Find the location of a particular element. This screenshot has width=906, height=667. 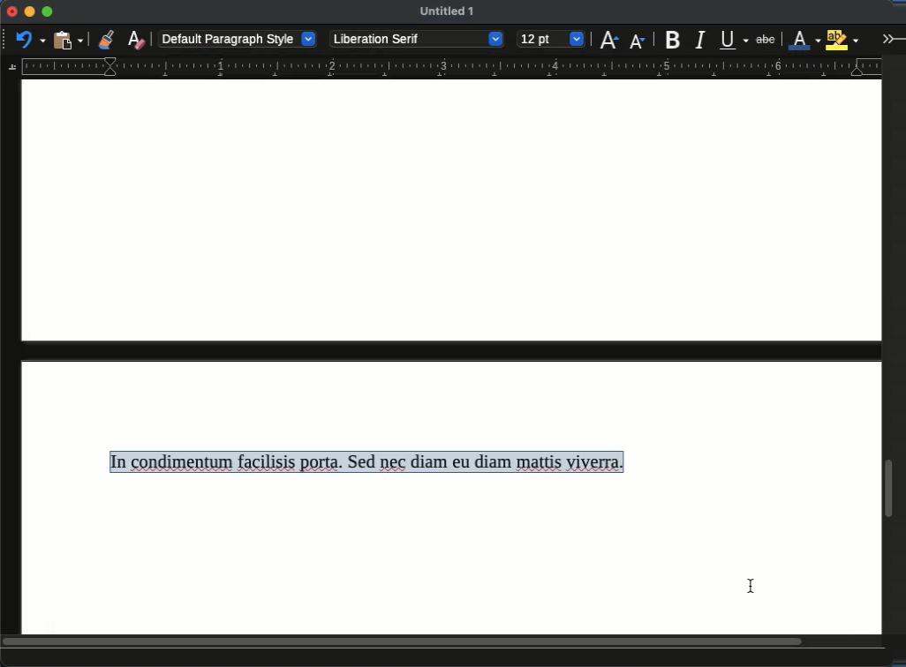

guide is located at coordinates (442, 68).